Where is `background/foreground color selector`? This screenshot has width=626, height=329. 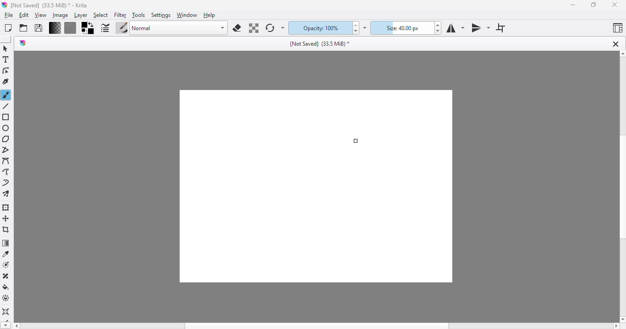
background/foreground color selector is located at coordinates (88, 28).